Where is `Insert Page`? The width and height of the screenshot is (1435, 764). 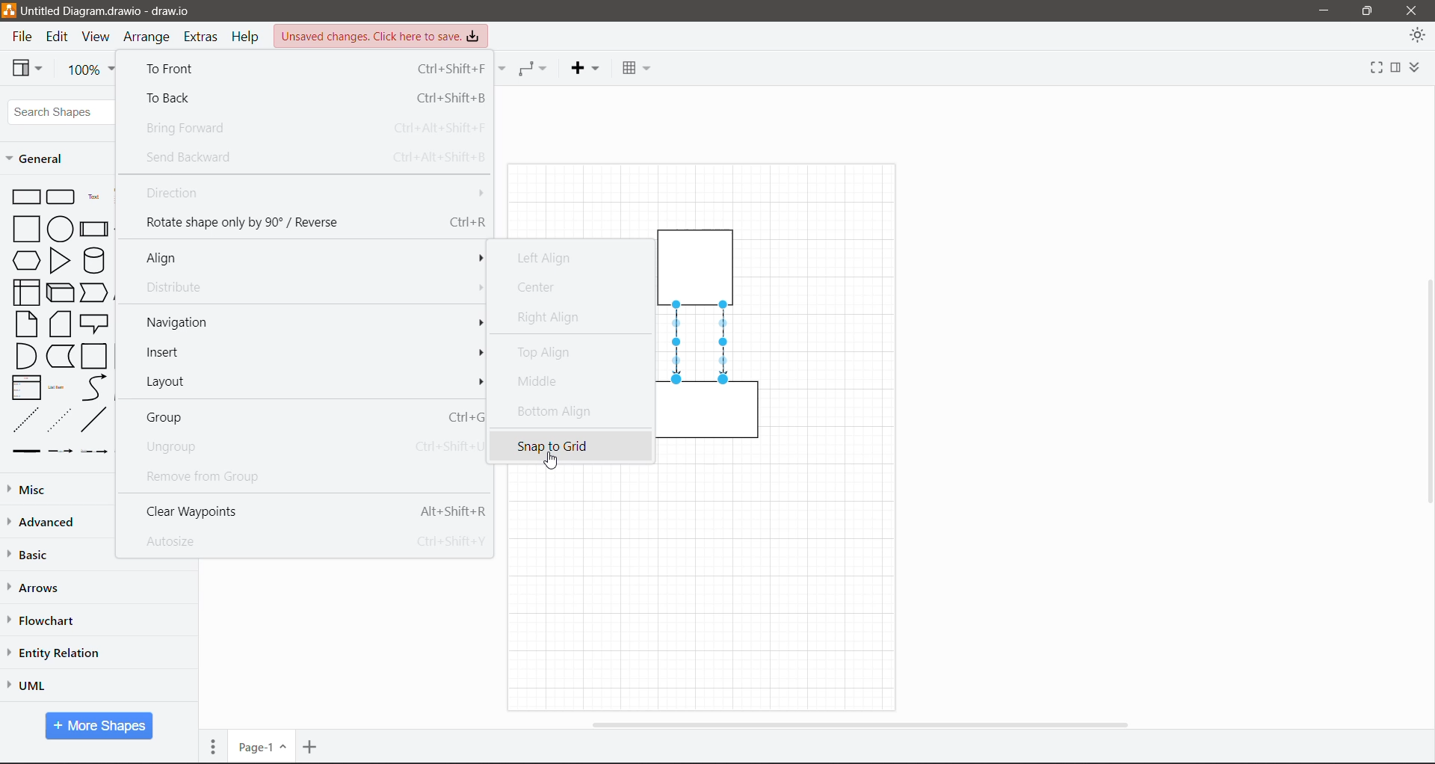 Insert Page is located at coordinates (312, 747).